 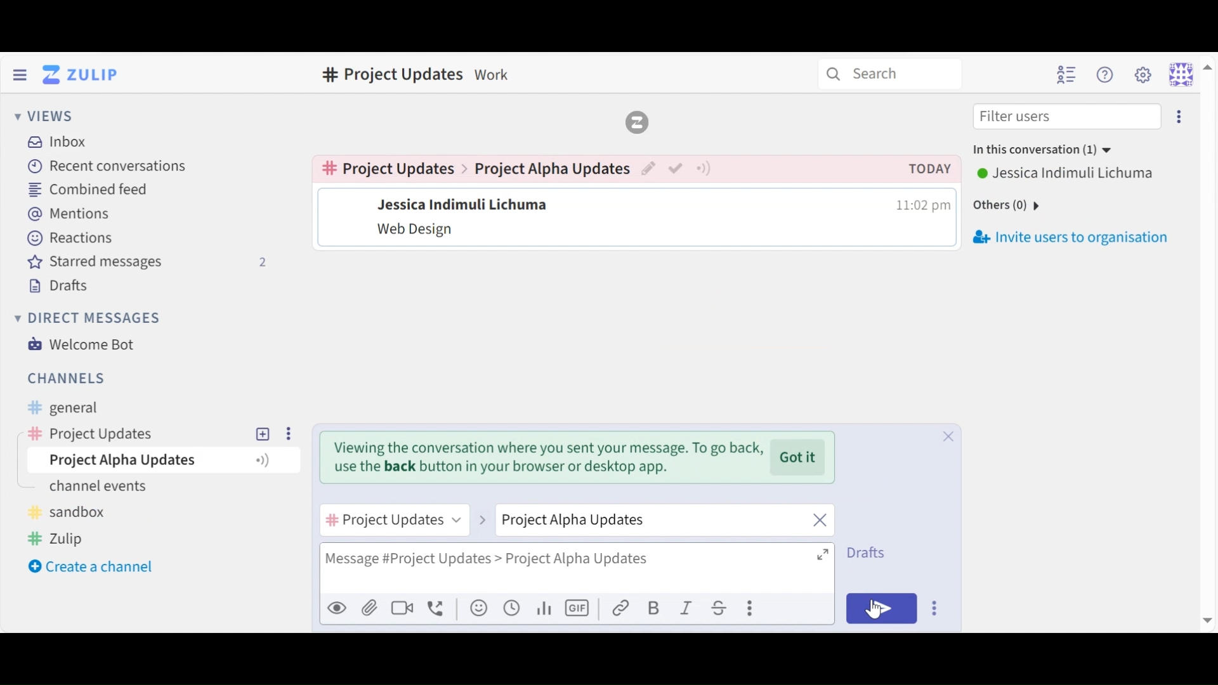 What do you see at coordinates (948, 509) in the screenshot?
I see `Close` at bounding box center [948, 509].